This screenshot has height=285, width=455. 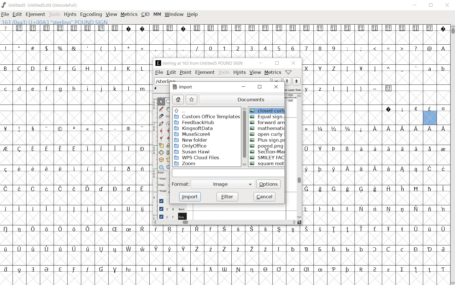 What do you see at coordinates (334, 229) in the screenshot?
I see `Symbol` at bounding box center [334, 229].